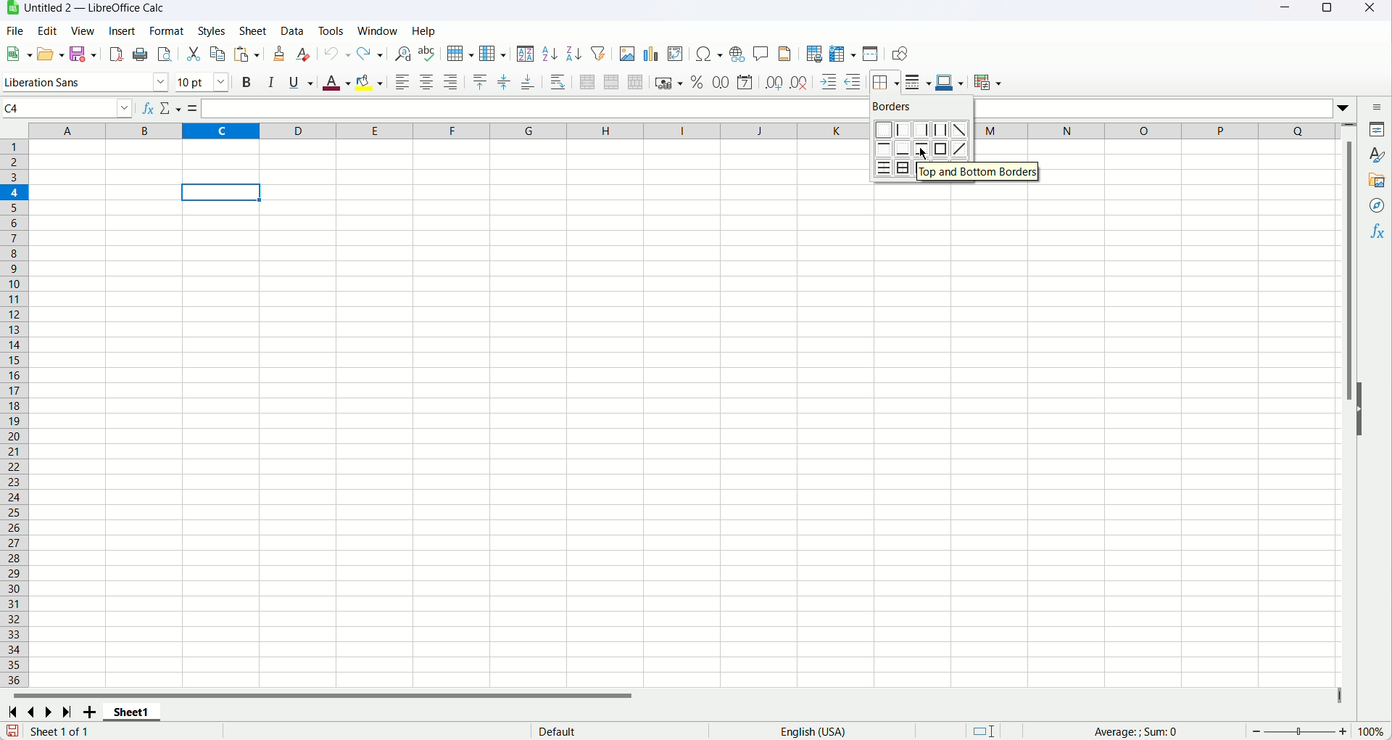  Describe the element at coordinates (68, 712) in the screenshot. I see `Last sheet` at that location.